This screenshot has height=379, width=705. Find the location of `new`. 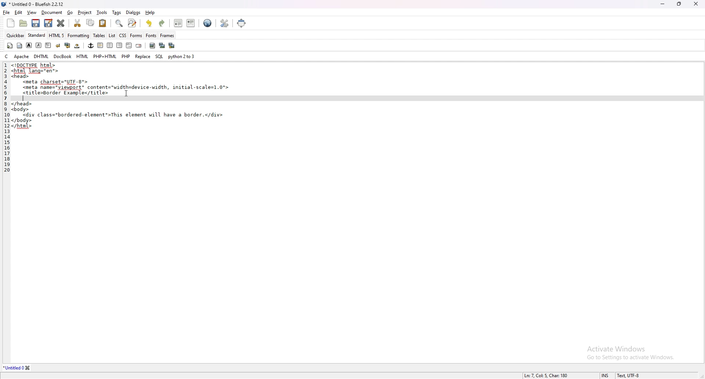

new is located at coordinates (10, 23).